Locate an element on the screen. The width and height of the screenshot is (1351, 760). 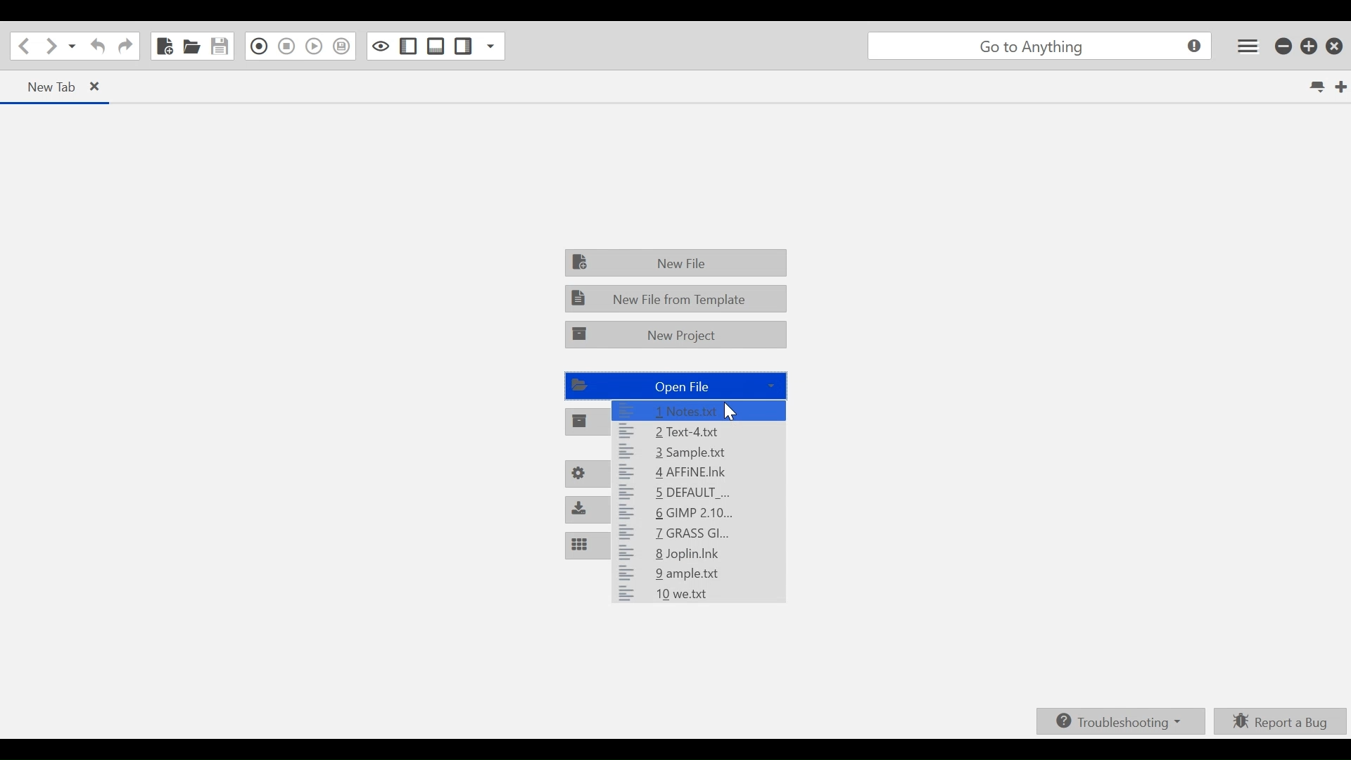
Show/ide Bottom Sidebar is located at coordinates (437, 46).